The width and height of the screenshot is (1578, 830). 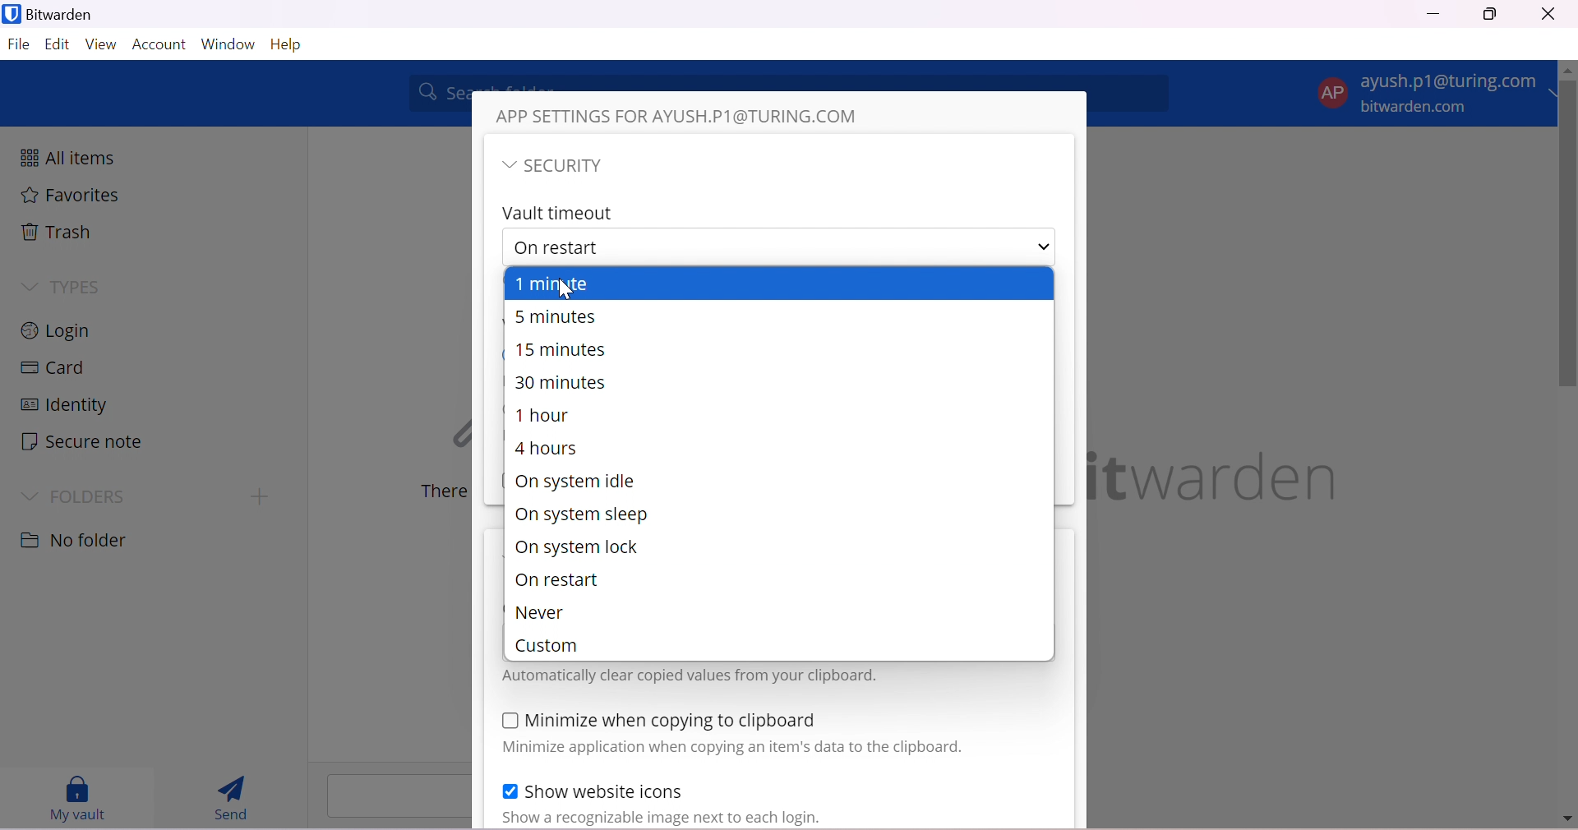 What do you see at coordinates (57, 46) in the screenshot?
I see `Edit` at bounding box center [57, 46].